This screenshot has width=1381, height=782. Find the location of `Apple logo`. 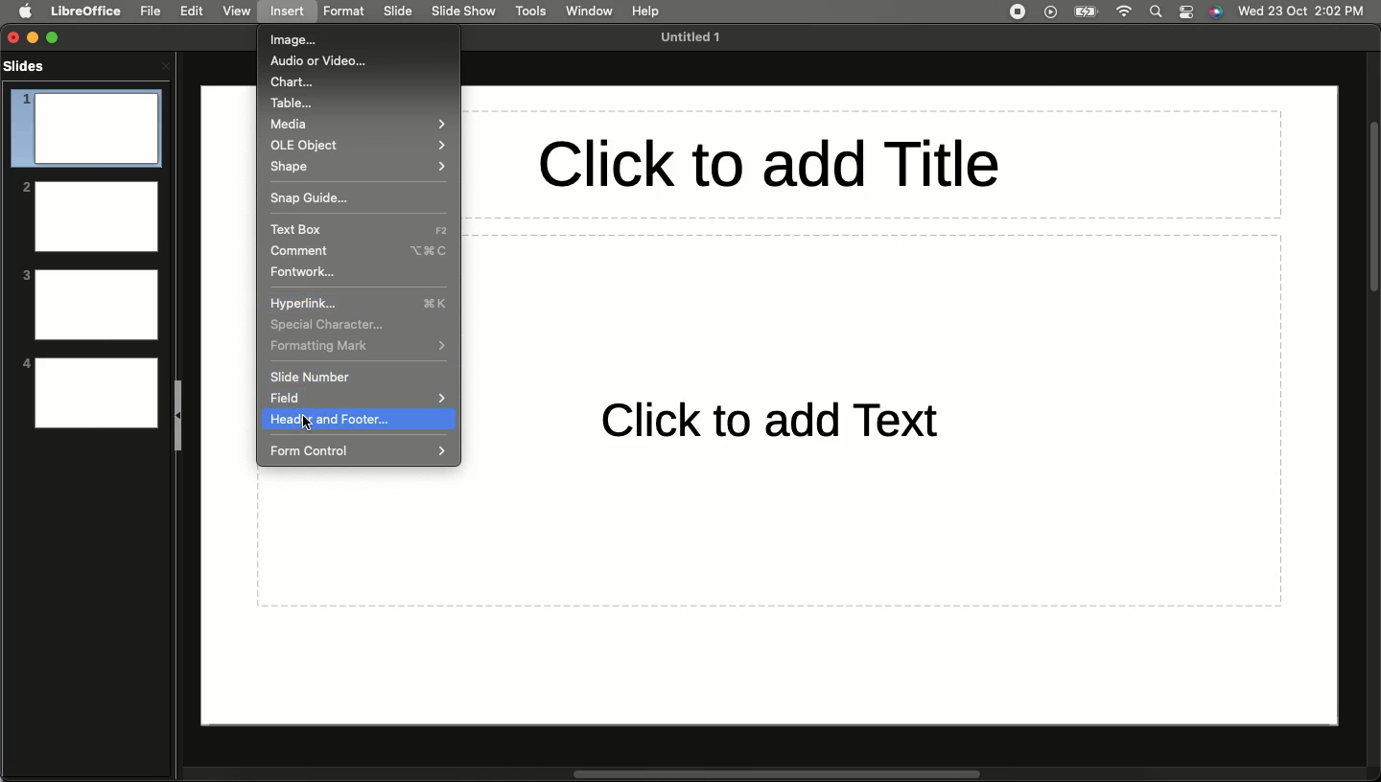

Apple logo is located at coordinates (26, 11).